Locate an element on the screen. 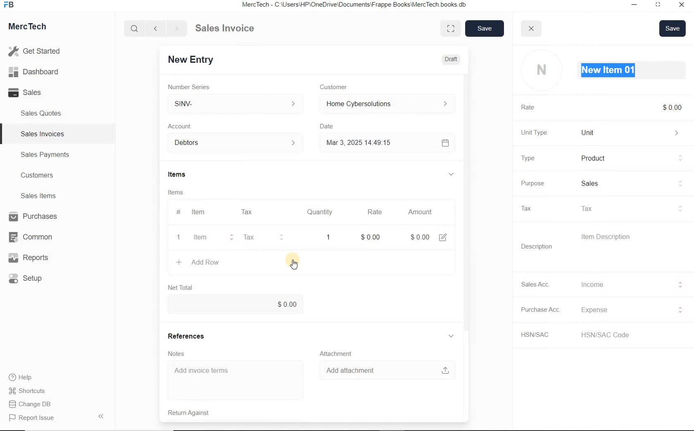 The height and width of the screenshot is (431, 694). Items is located at coordinates (184, 175).